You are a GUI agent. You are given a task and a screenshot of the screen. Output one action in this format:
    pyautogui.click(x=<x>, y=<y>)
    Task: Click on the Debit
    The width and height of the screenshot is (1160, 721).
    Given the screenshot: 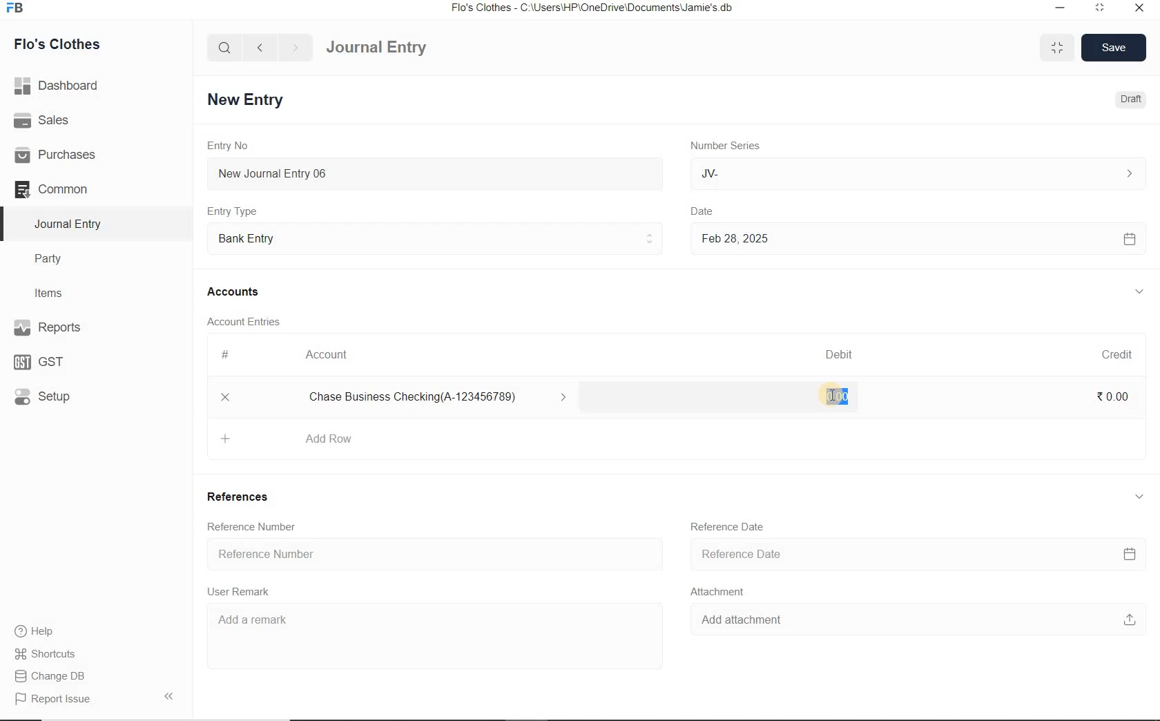 What is the action you would take?
    pyautogui.click(x=840, y=354)
    